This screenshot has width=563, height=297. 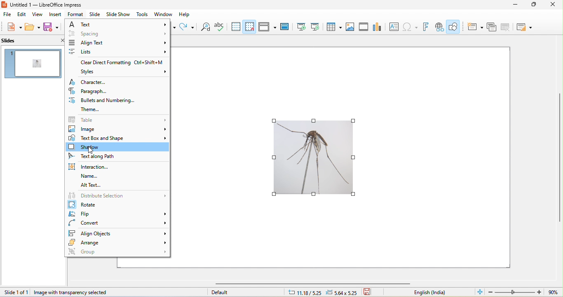 What do you see at coordinates (315, 26) in the screenshot?
I see `start from current` at bounding box center [315, 26].